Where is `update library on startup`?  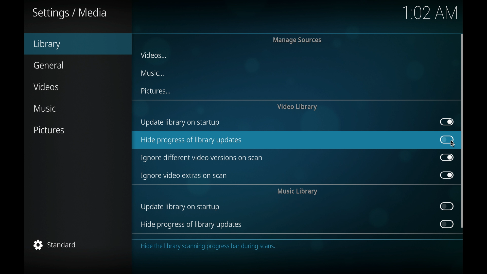
update library on startup is located at coordinates (180, 123).